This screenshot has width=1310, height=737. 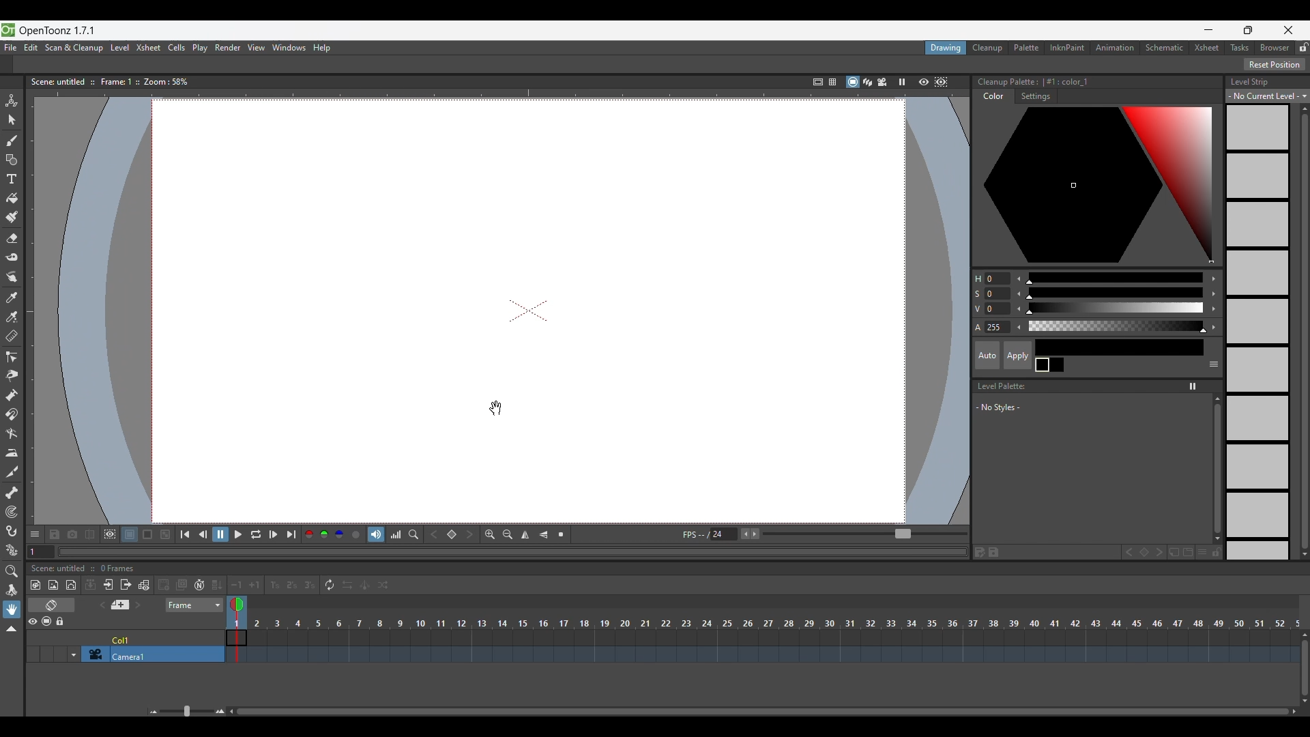 I want to click on Random, so click(x=383, y=585).